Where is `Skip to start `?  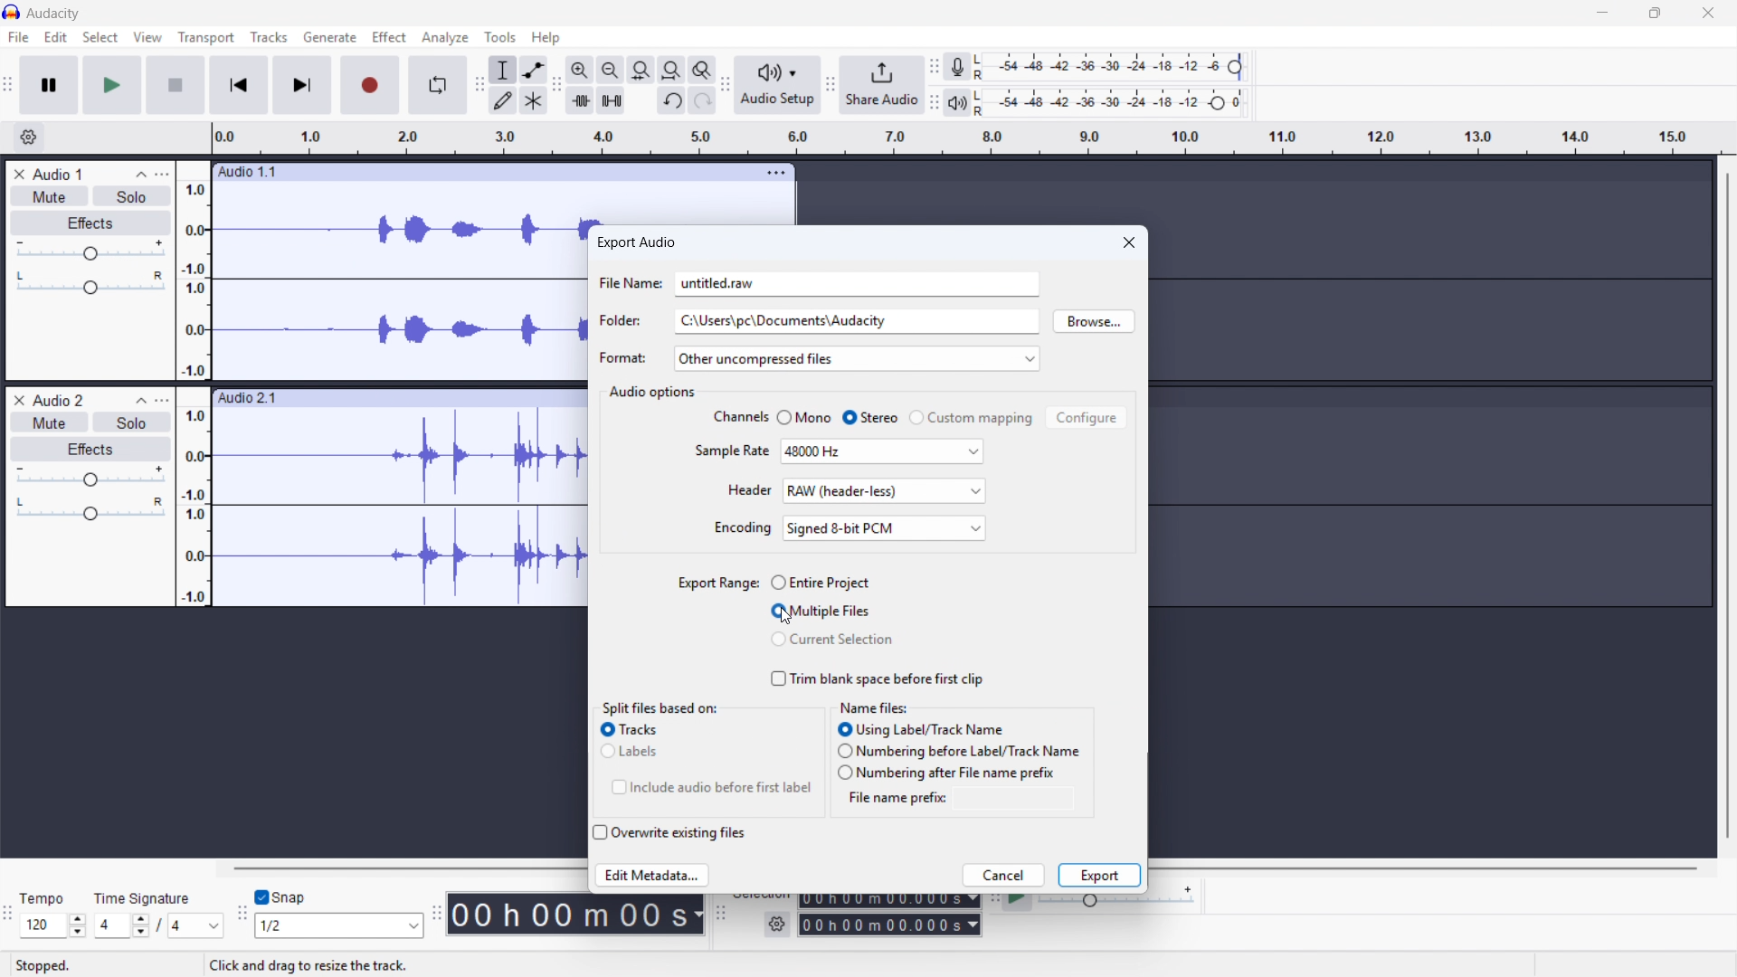
Skip to start  is located at coordinates (238, 86).